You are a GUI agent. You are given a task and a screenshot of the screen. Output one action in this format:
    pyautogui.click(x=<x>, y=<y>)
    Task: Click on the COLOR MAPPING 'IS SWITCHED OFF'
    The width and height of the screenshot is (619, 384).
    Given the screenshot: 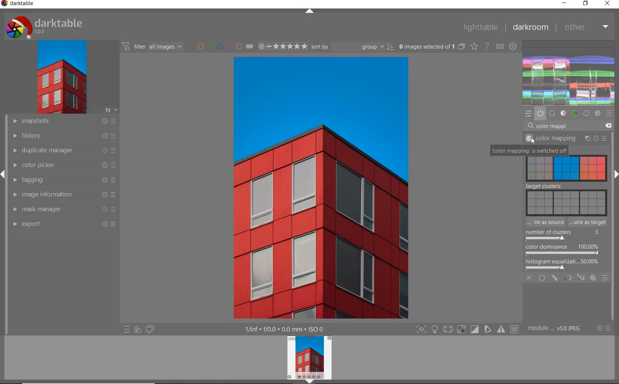 What is the action you would take?
    pyautogui.click(x=529, y=152)
    